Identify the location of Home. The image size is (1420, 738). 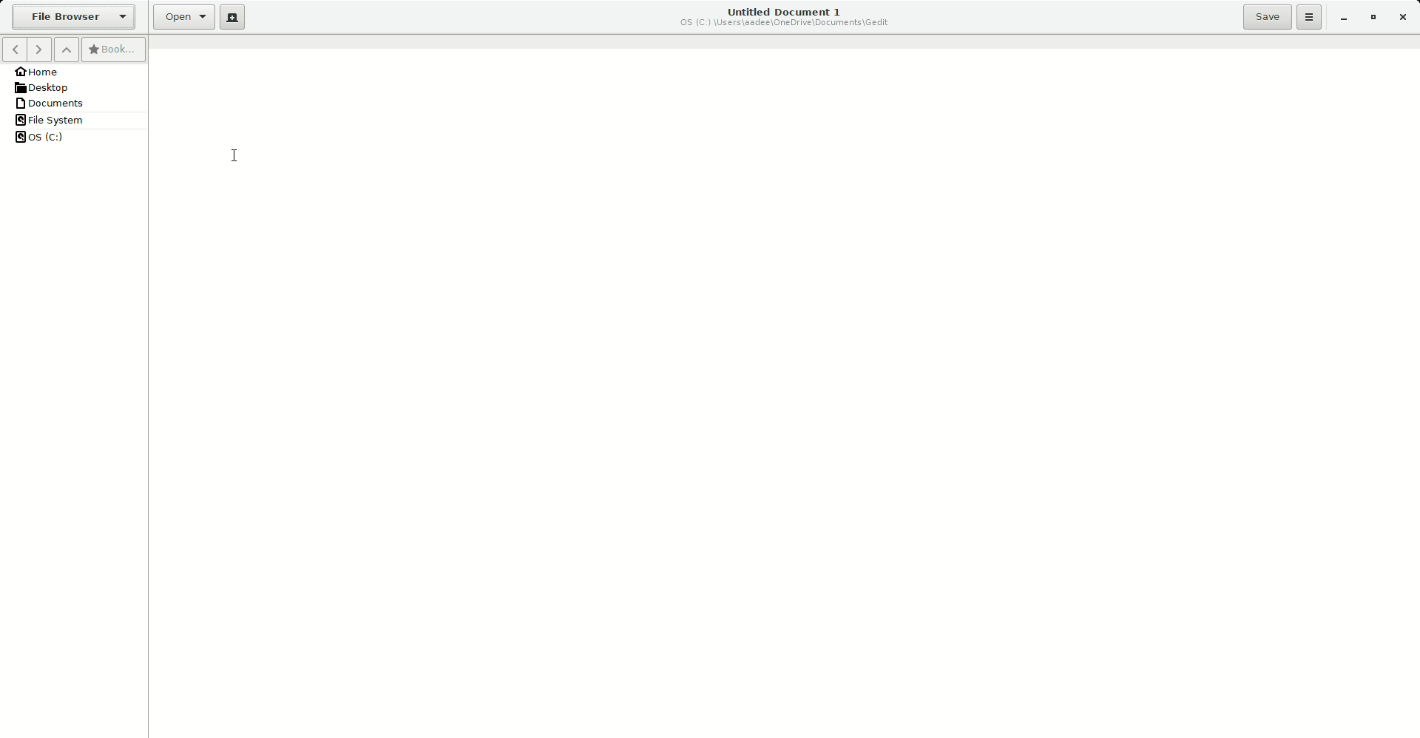
(43, 72).